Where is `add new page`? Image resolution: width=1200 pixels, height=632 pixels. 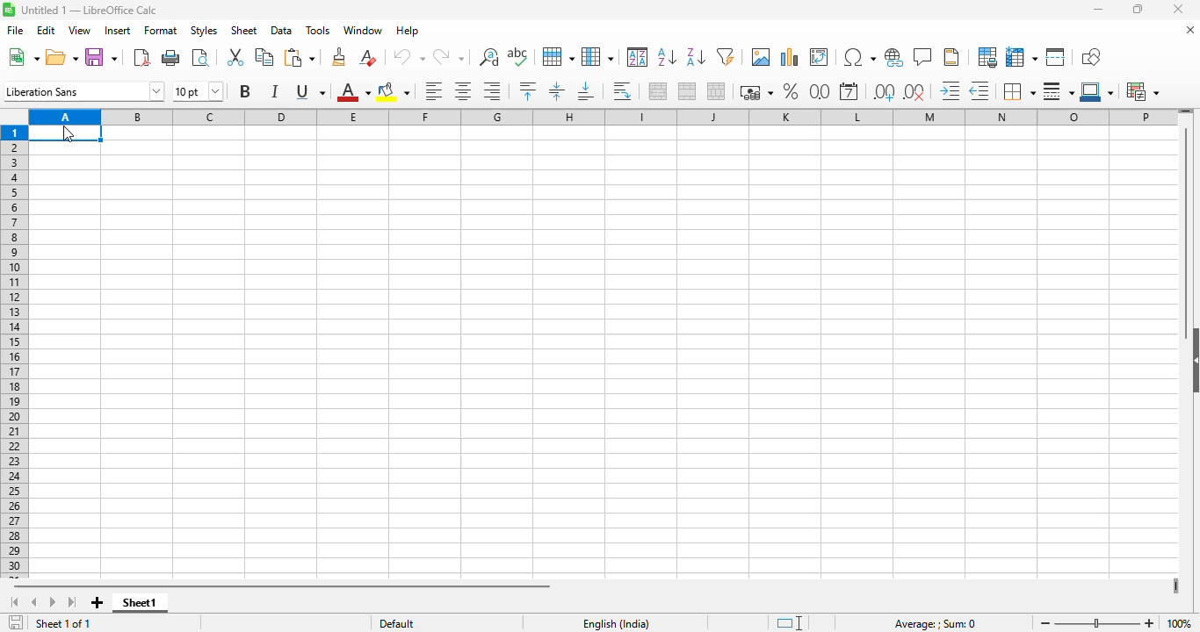 add new page is located at coordinates (98, 603).